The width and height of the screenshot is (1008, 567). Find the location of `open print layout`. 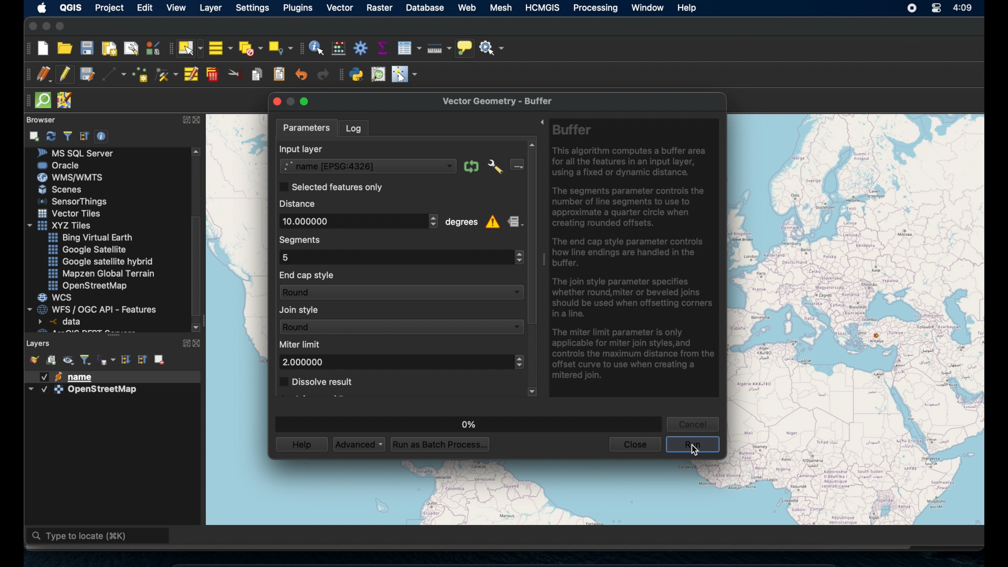

open print layout is located at coordinates (109, 50).